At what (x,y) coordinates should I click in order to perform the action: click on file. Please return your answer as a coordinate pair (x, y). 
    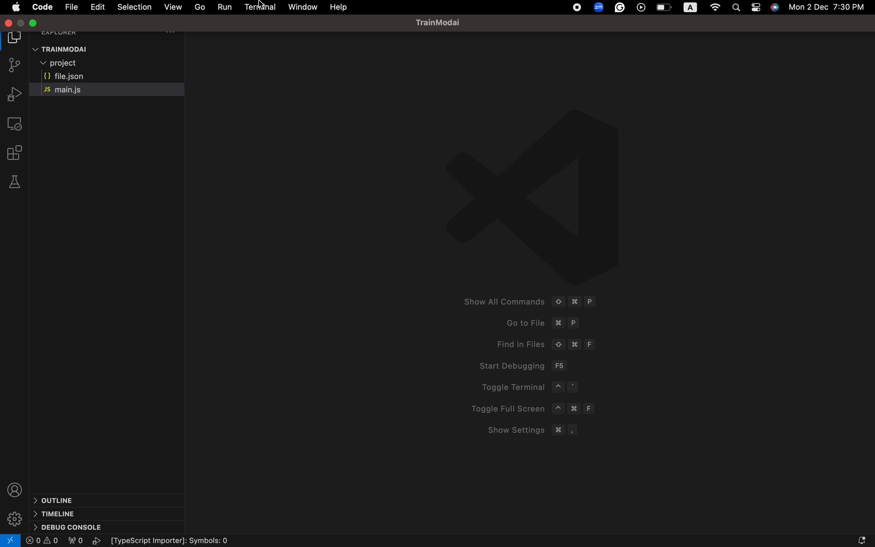
    Looking at the image, I should click on (71, 7).